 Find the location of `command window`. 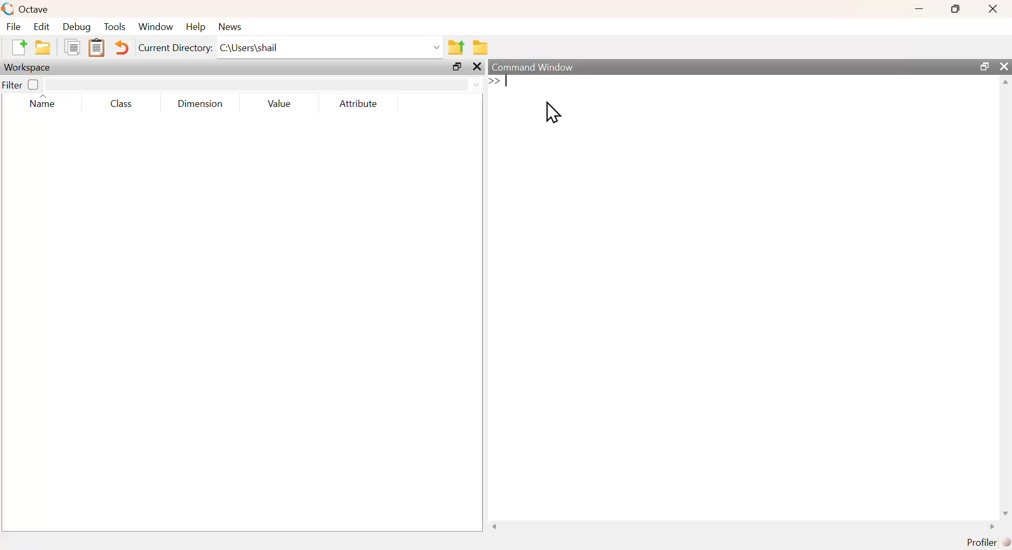

command window is located at coordinates (537, 66).